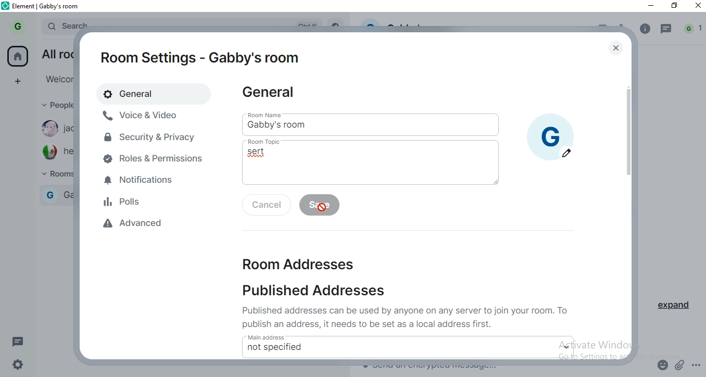 The image size is (706, 377). I want to click on all rooms, so click(55, 53).